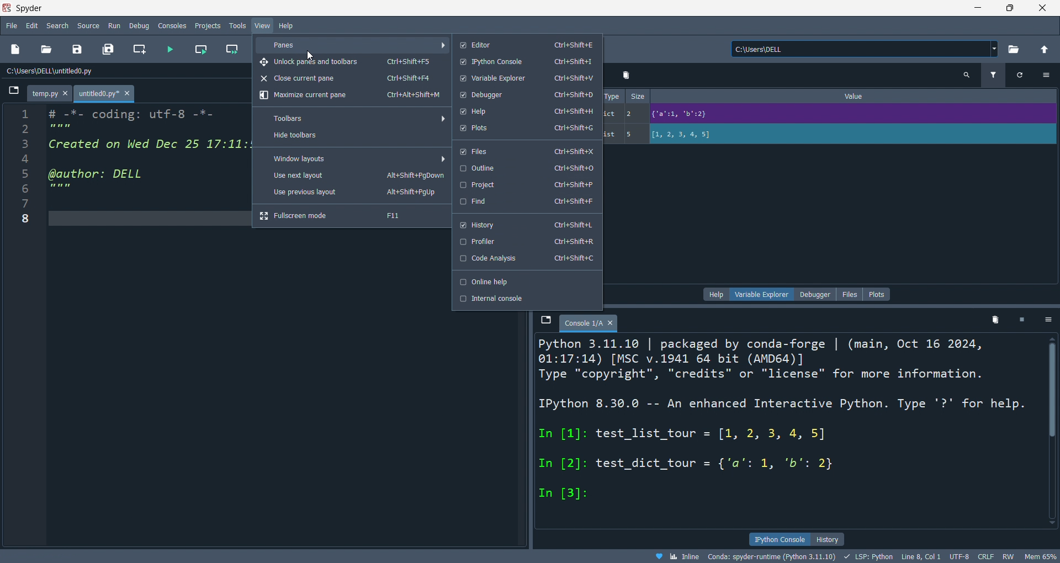 Image resolution: width=1060 pixels, height=563 pixels. Describe the element at coordinates (237, 28) in the screenshot. I see `tools` at that location.